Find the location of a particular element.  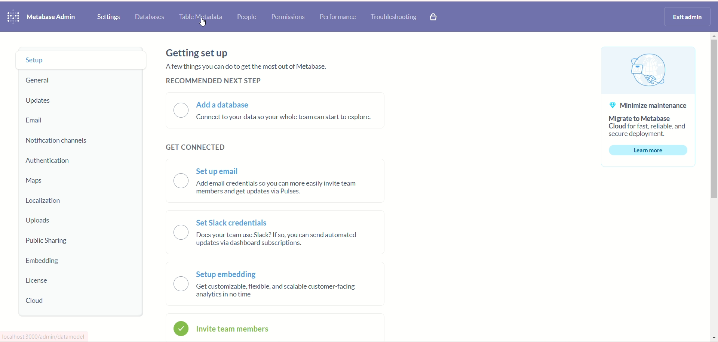

paid features is located at coordinates (435, 18).